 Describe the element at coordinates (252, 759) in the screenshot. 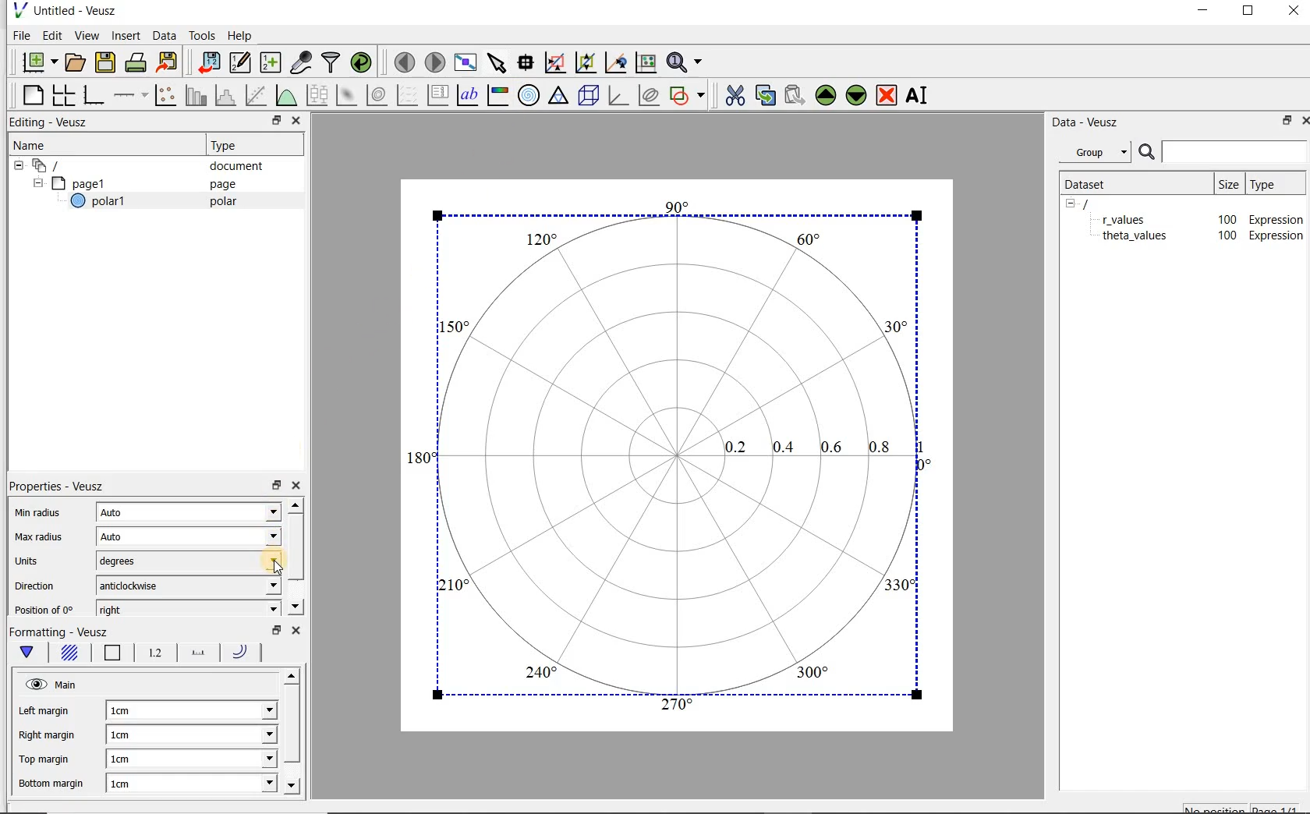

I see `Top margin dropdown` at that location.